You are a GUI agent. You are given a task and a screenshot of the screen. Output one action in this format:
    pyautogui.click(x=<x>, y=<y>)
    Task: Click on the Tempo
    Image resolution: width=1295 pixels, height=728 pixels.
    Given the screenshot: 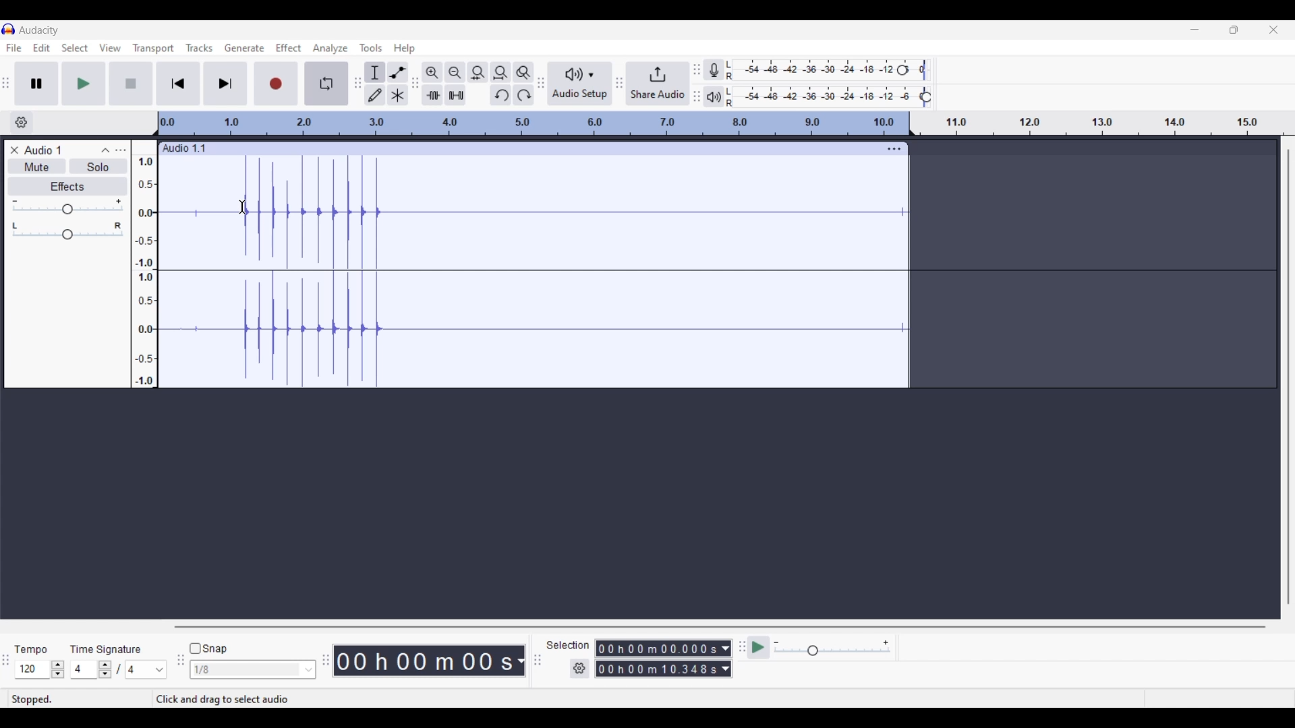 What is the action you would take?
    pyautogui.click(x=30, y=648)
    